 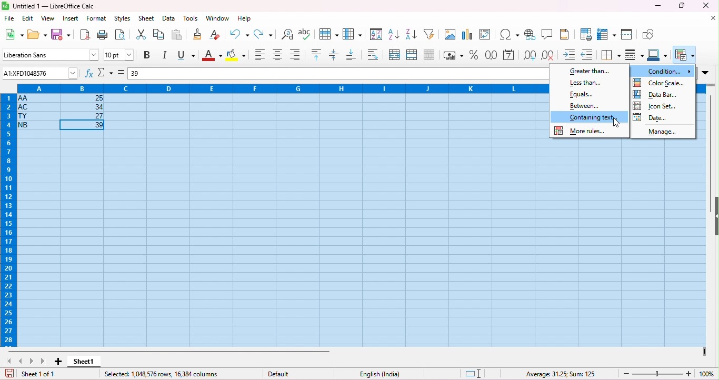 What do you see at coordinates (39, 374) in the screenshot?
I see `sheet 1 of 1` at bounding box center [39, 374].